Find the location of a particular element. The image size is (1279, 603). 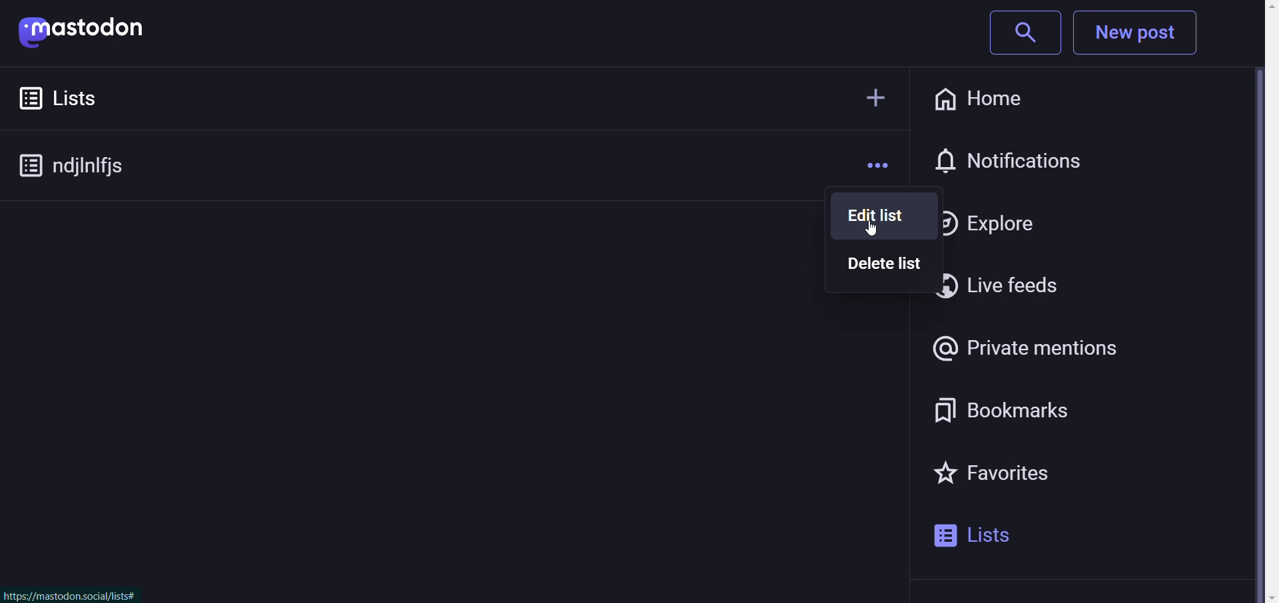

Created custom list is located at coordinates (81, 166).